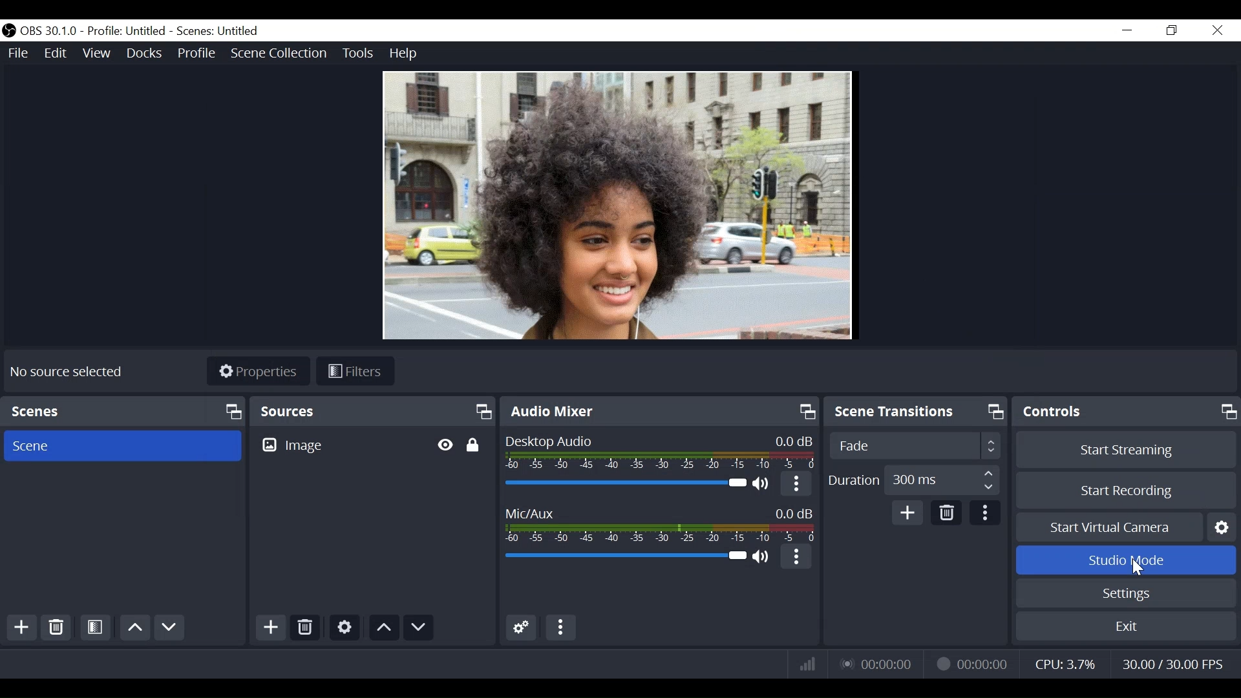 Image resolution: width=1241 pixels, height=698 pixels. I want to click on Gear, so click(522, 628).